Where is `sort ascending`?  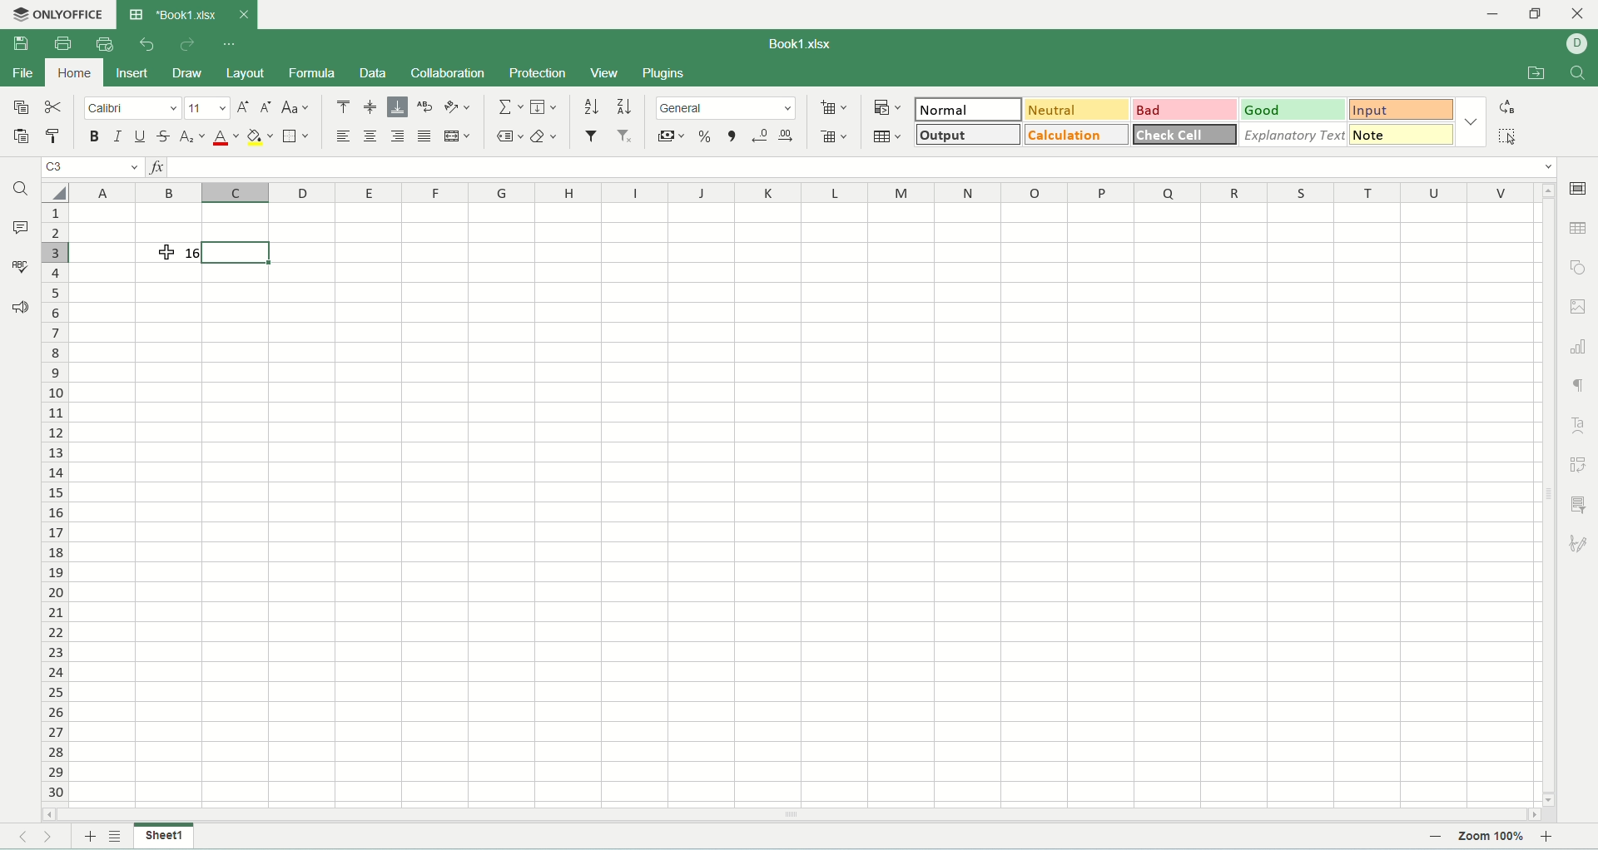 sort ascending is located at coordinates (593, 105).